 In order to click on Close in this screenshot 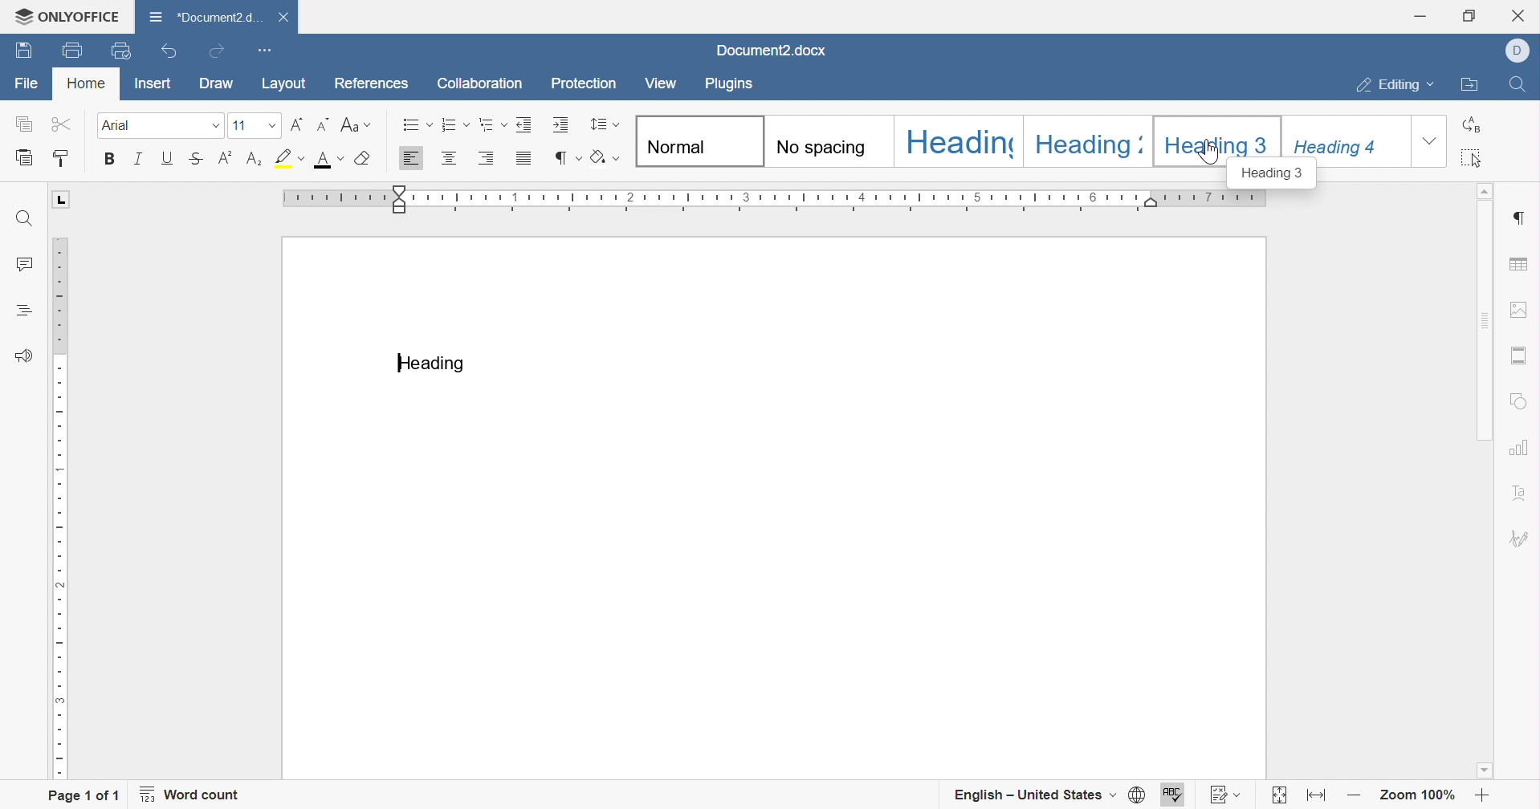, I will do `click(283, 18)`.